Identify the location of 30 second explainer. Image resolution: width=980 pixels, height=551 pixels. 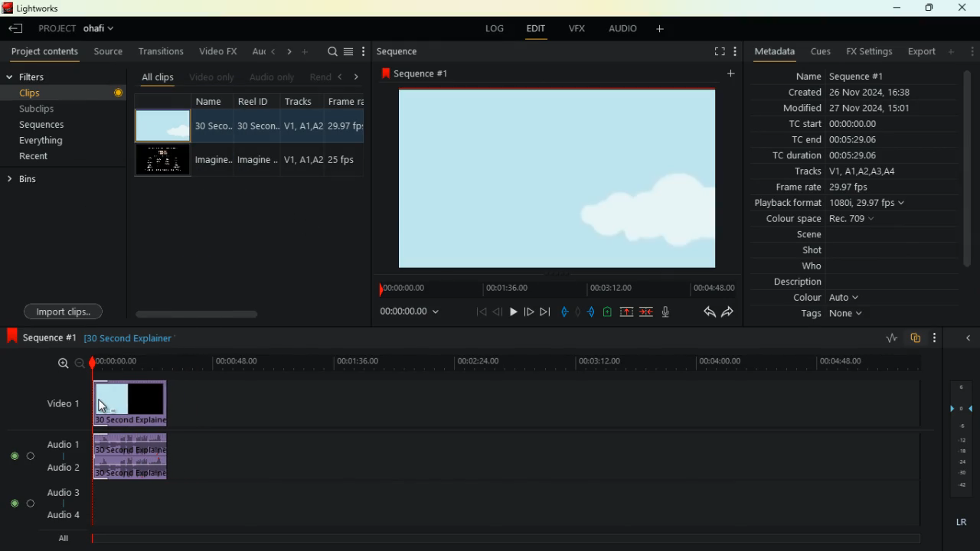
(131, 337).